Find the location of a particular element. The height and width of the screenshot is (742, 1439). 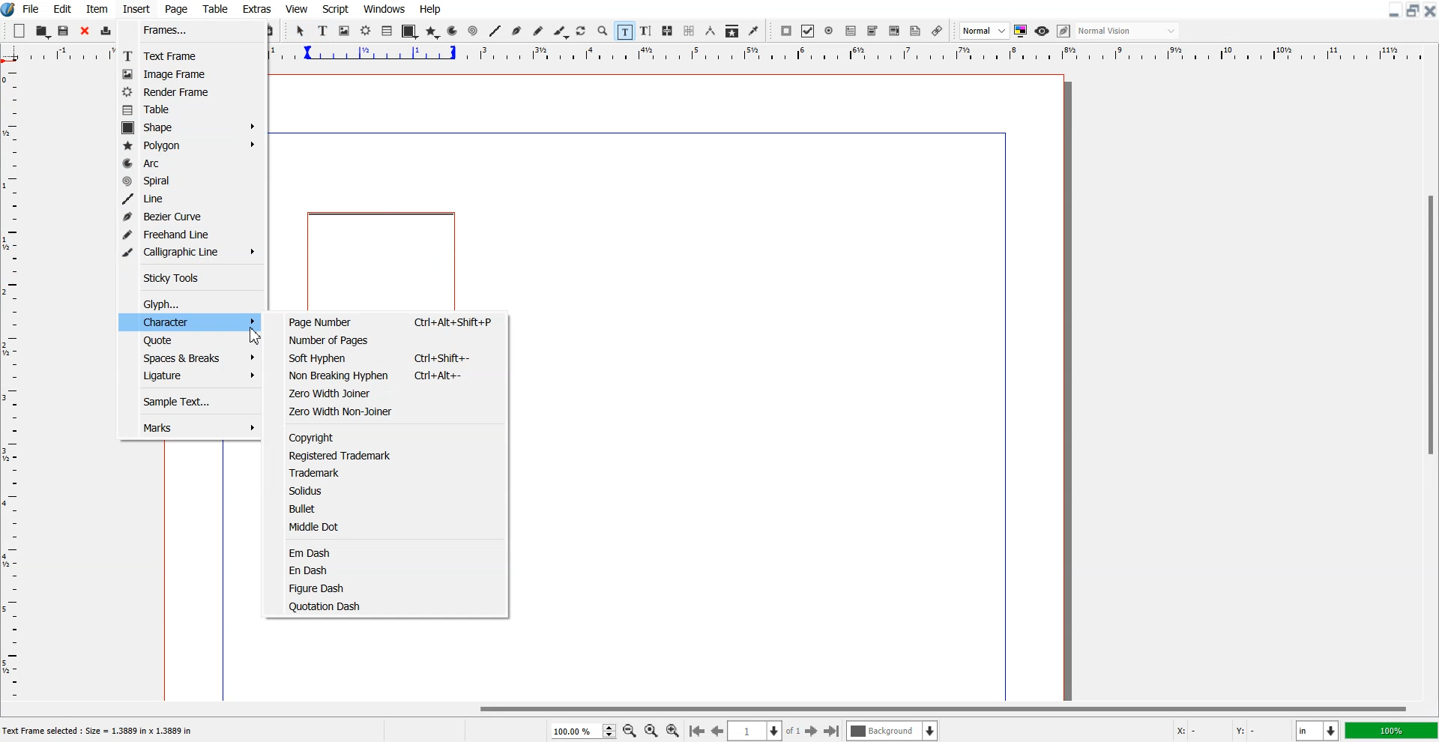

Close is located at coordinates (1430, 10).